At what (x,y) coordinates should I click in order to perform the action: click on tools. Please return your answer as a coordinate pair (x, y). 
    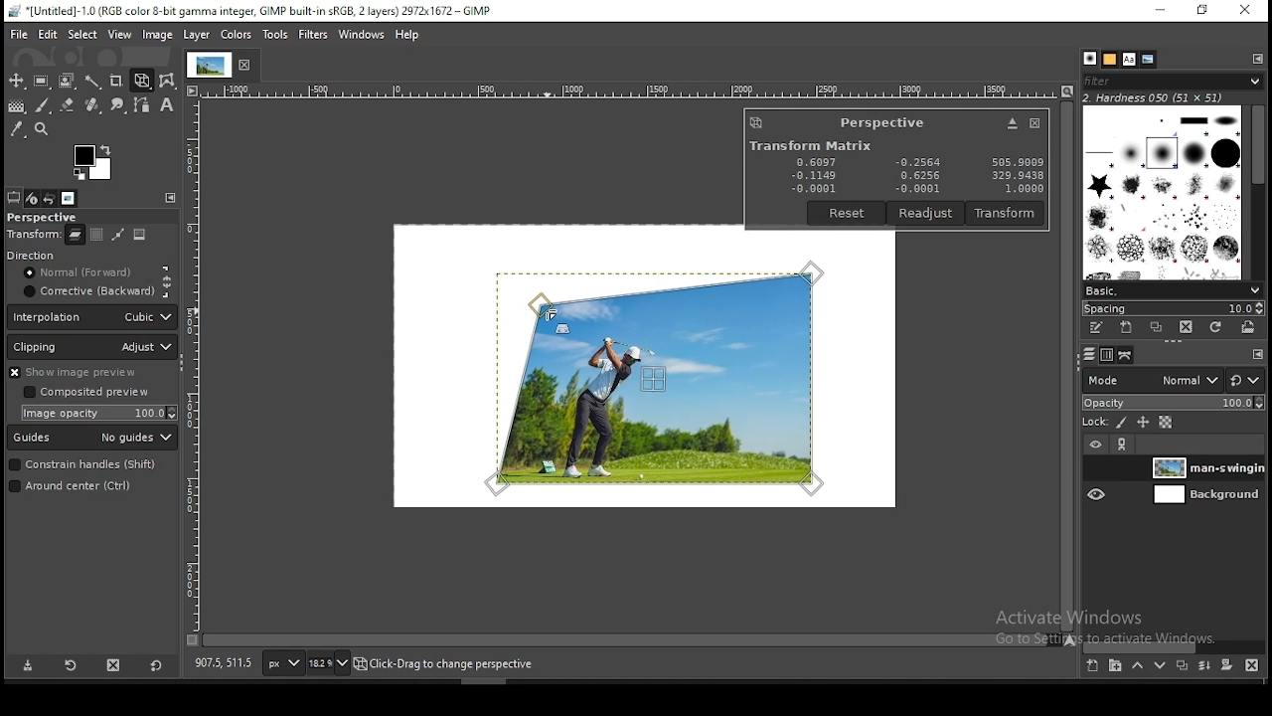
    Looking at the image, I should click on (275, 32).